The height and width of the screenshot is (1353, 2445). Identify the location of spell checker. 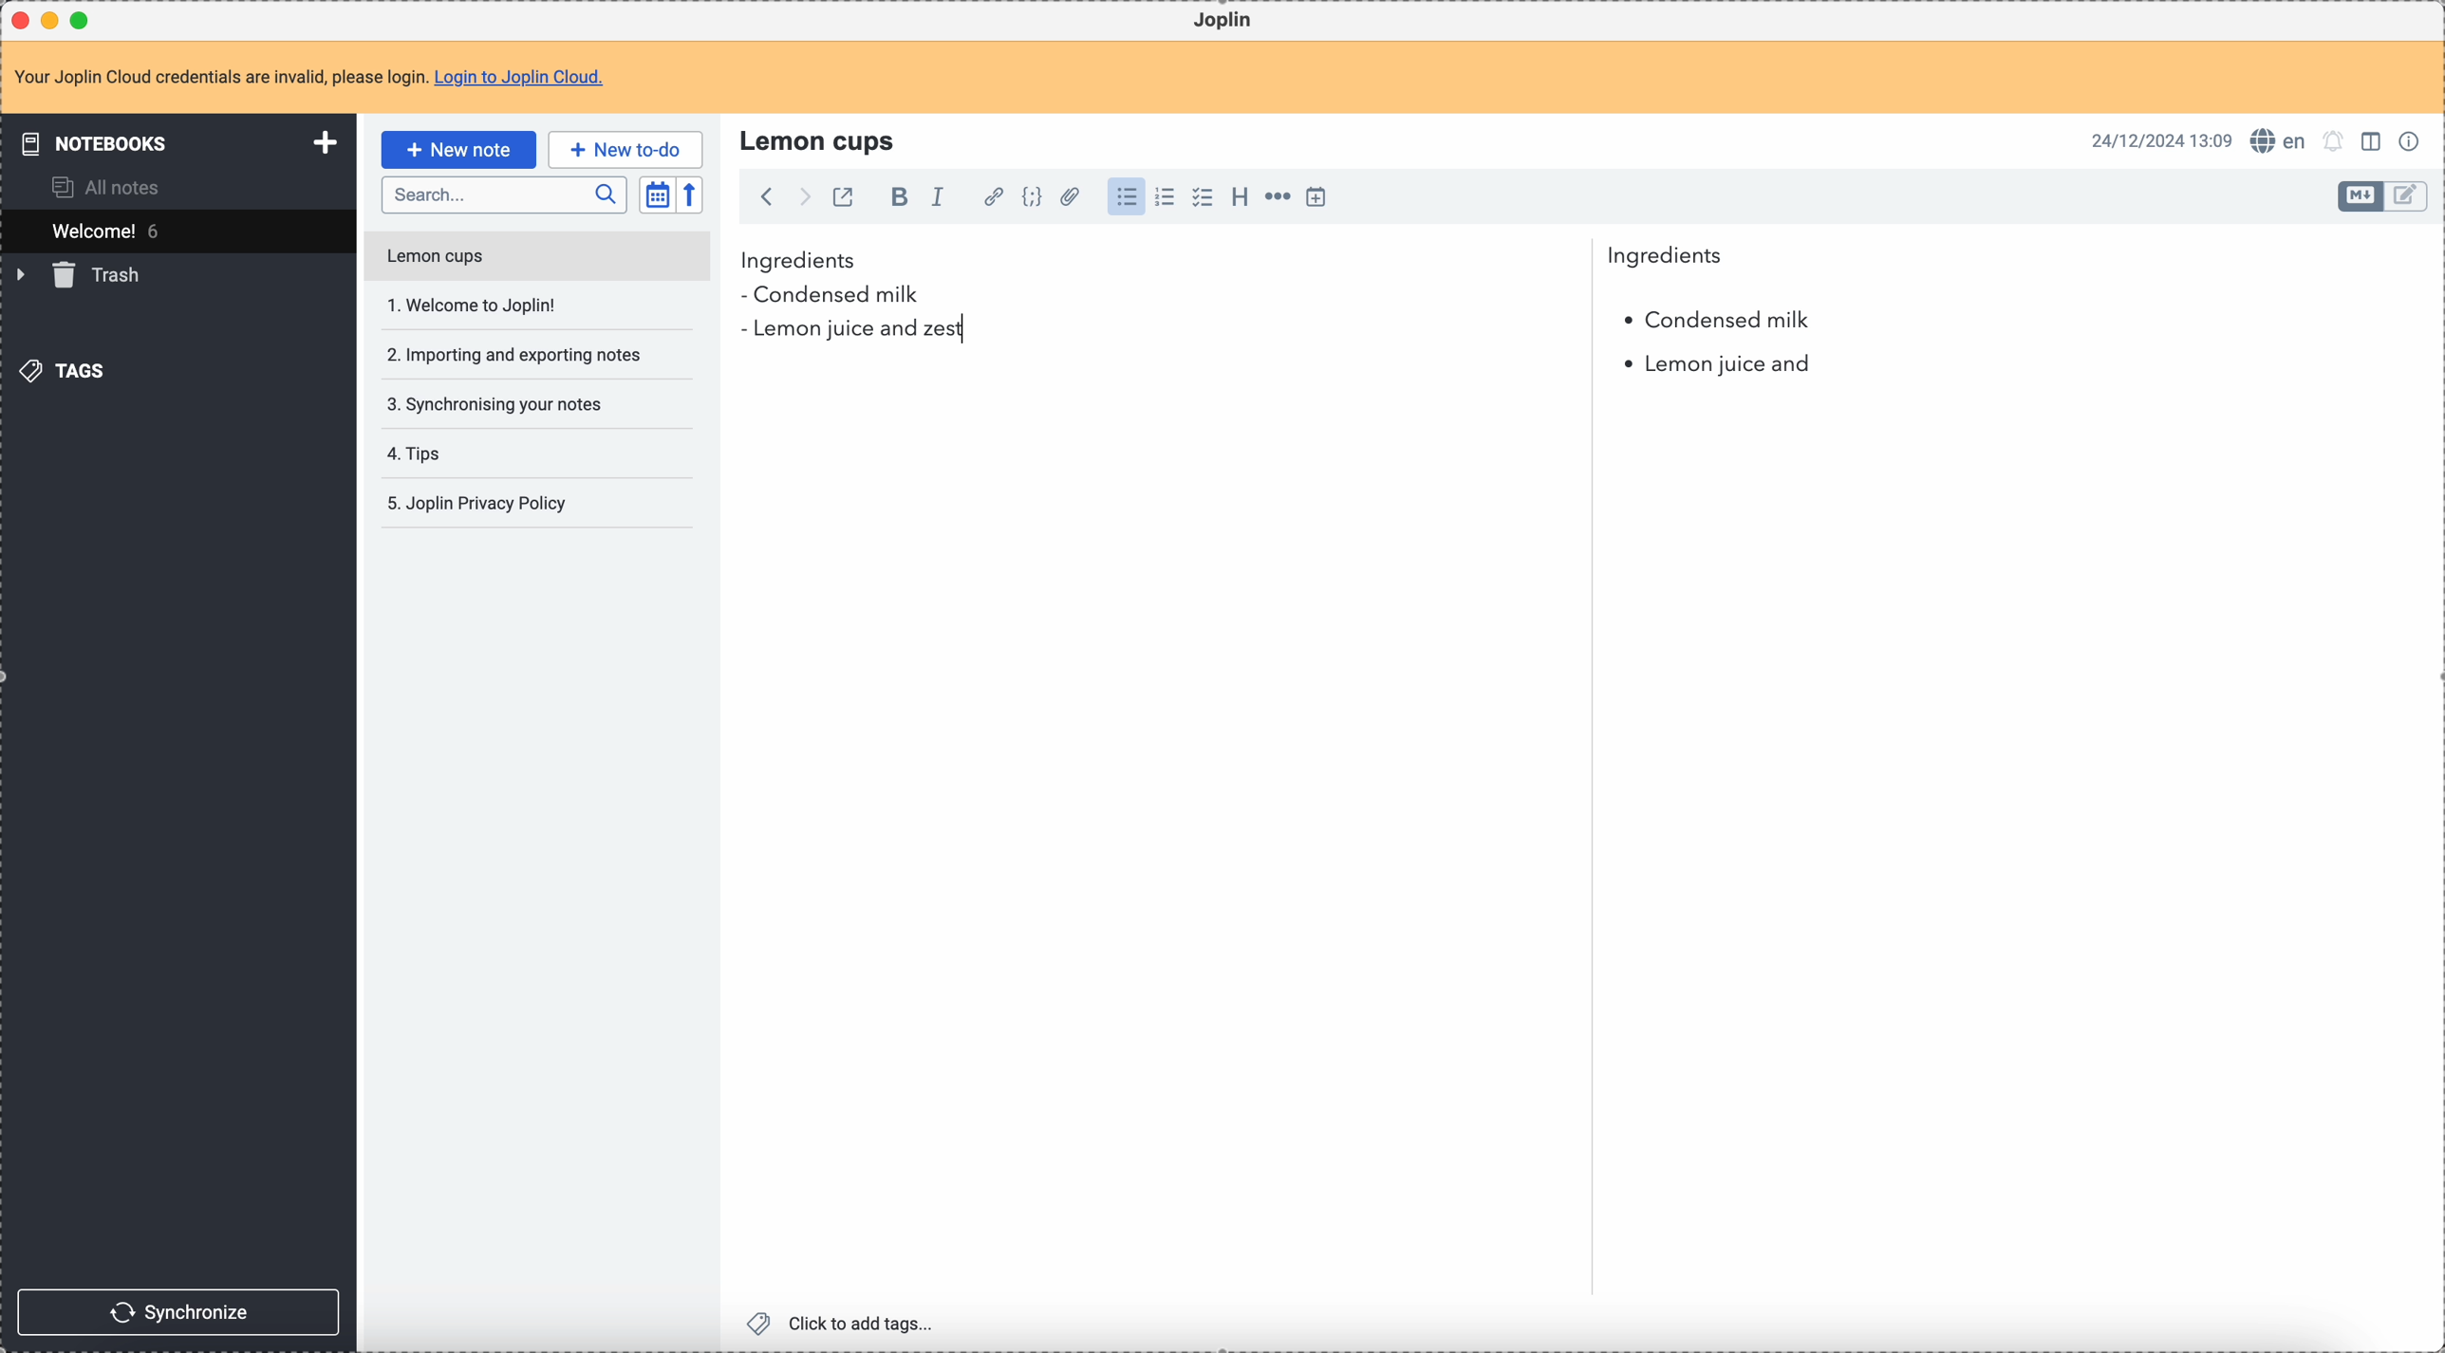
(2284, 140).